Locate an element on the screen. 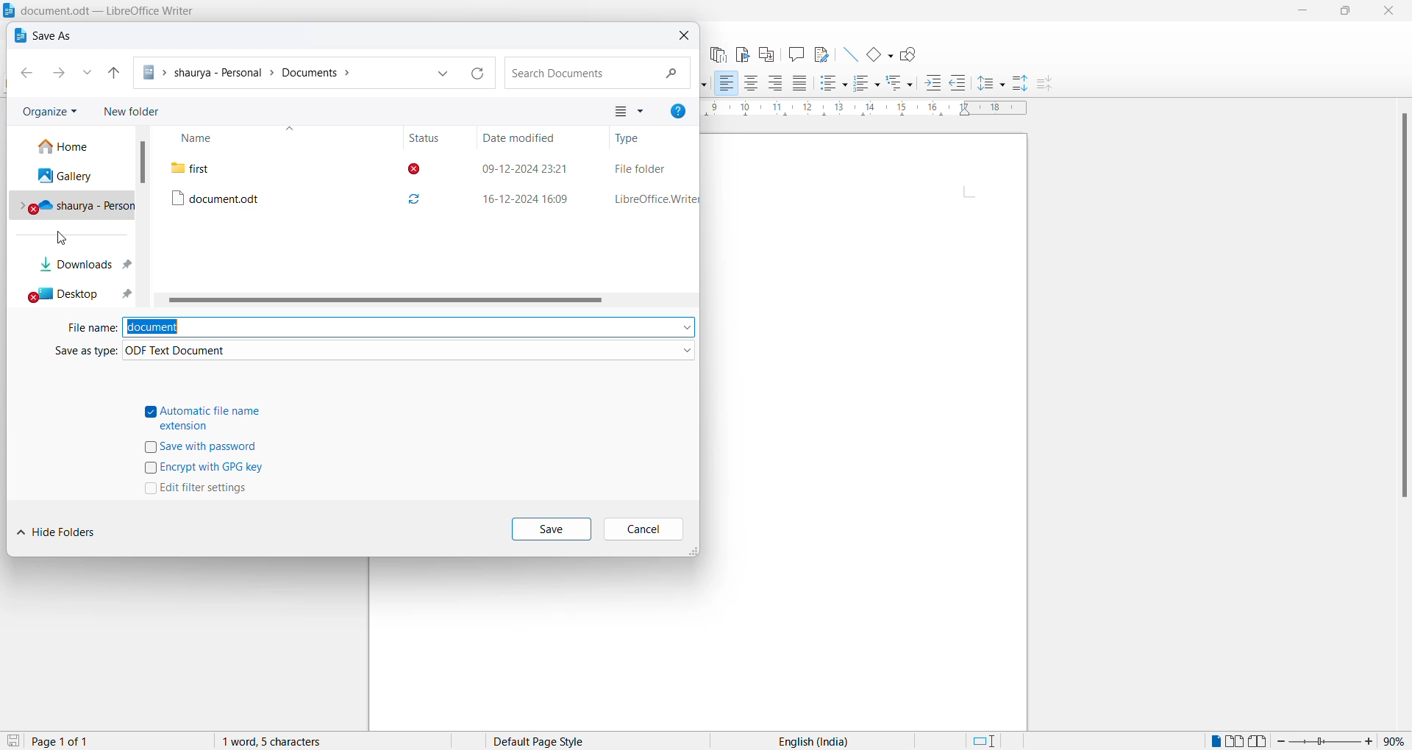 This screenshot has height=750, width=1412. Increase paragraph space is located at coordinates (1021, 82).